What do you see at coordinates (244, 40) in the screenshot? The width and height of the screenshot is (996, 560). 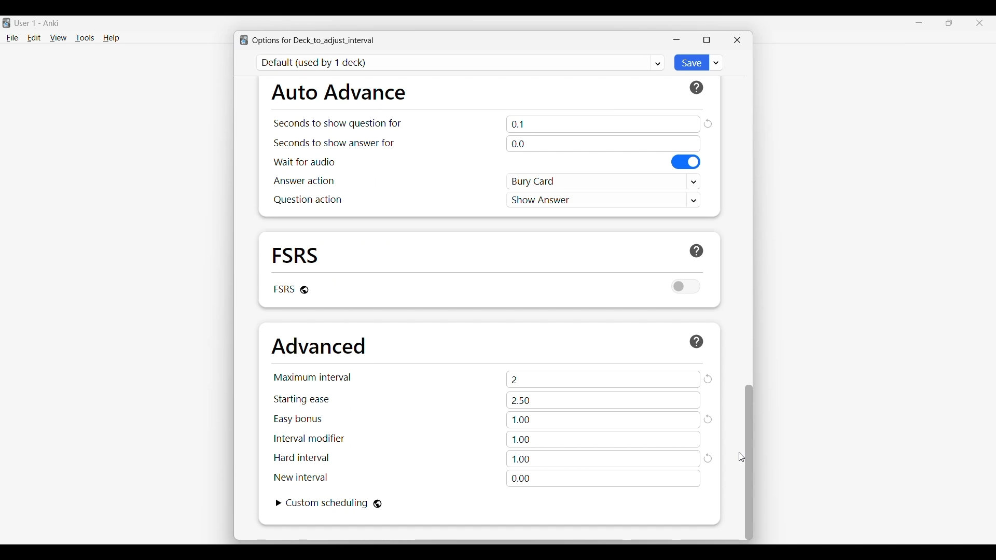 I see `Software logo` at bounding box center [244, 40].